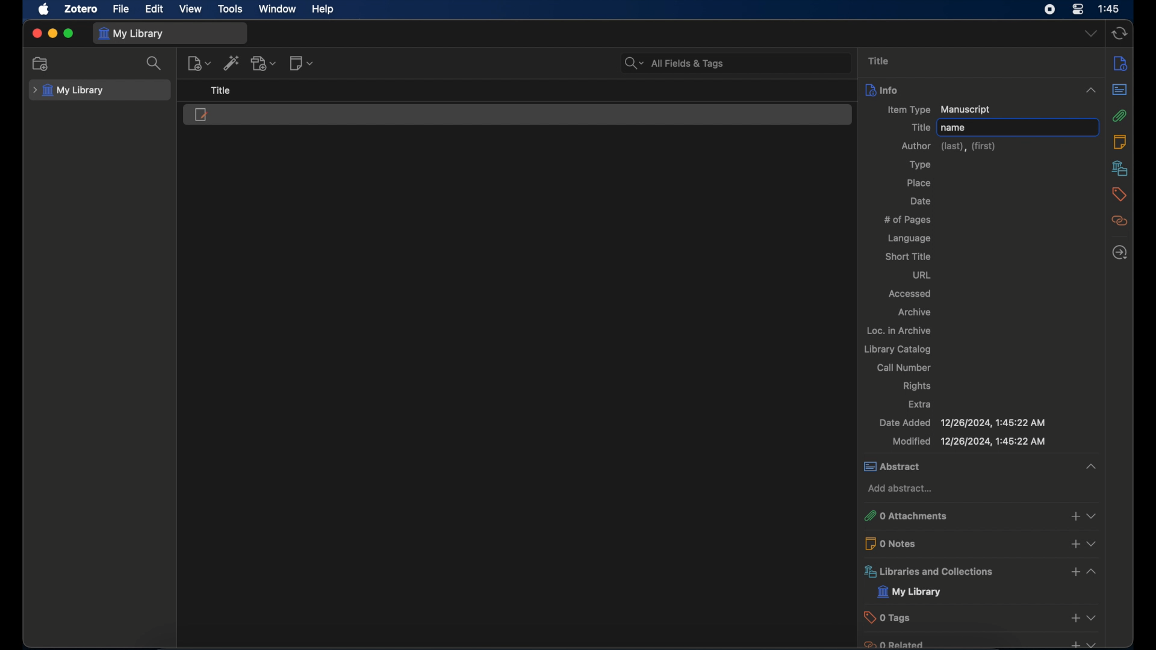 Image resolution: width=1156 pixels, height=650 pixels. What do you see at coordinates (1120, 63) in the screenshot?
I see `info` at bounding box center [1120, 63].